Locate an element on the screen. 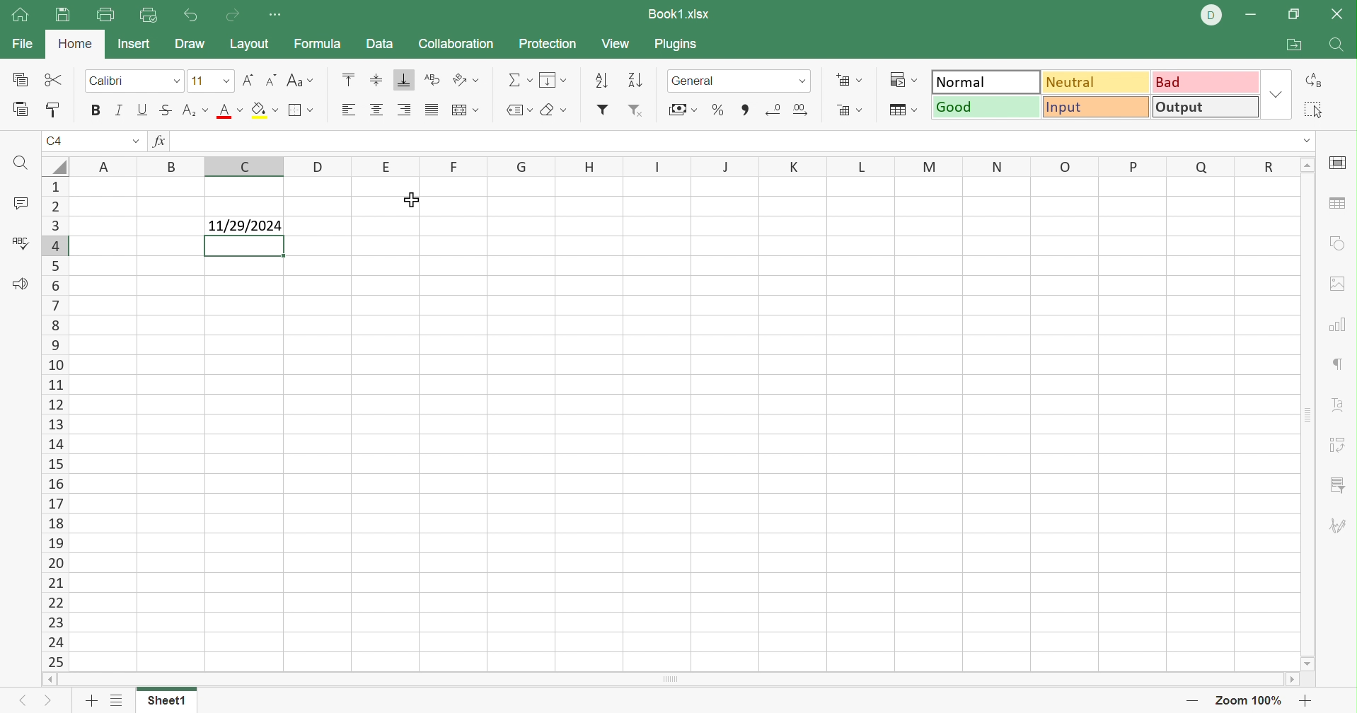 The image size is (1357, 713). Comment is located at coordinates (21, 204).